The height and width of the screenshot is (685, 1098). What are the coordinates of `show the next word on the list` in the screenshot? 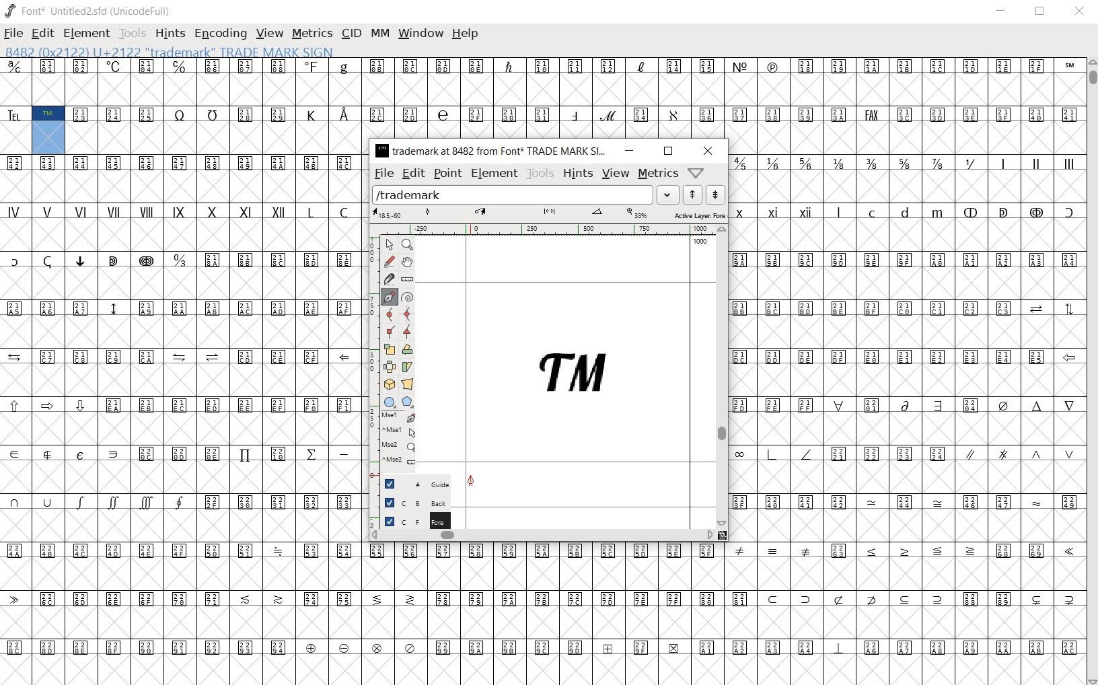 It's located at (692, 194).